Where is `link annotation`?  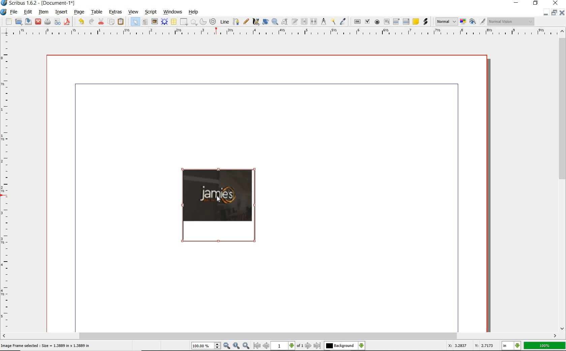 link annotation is located at coordinates (426, 21).